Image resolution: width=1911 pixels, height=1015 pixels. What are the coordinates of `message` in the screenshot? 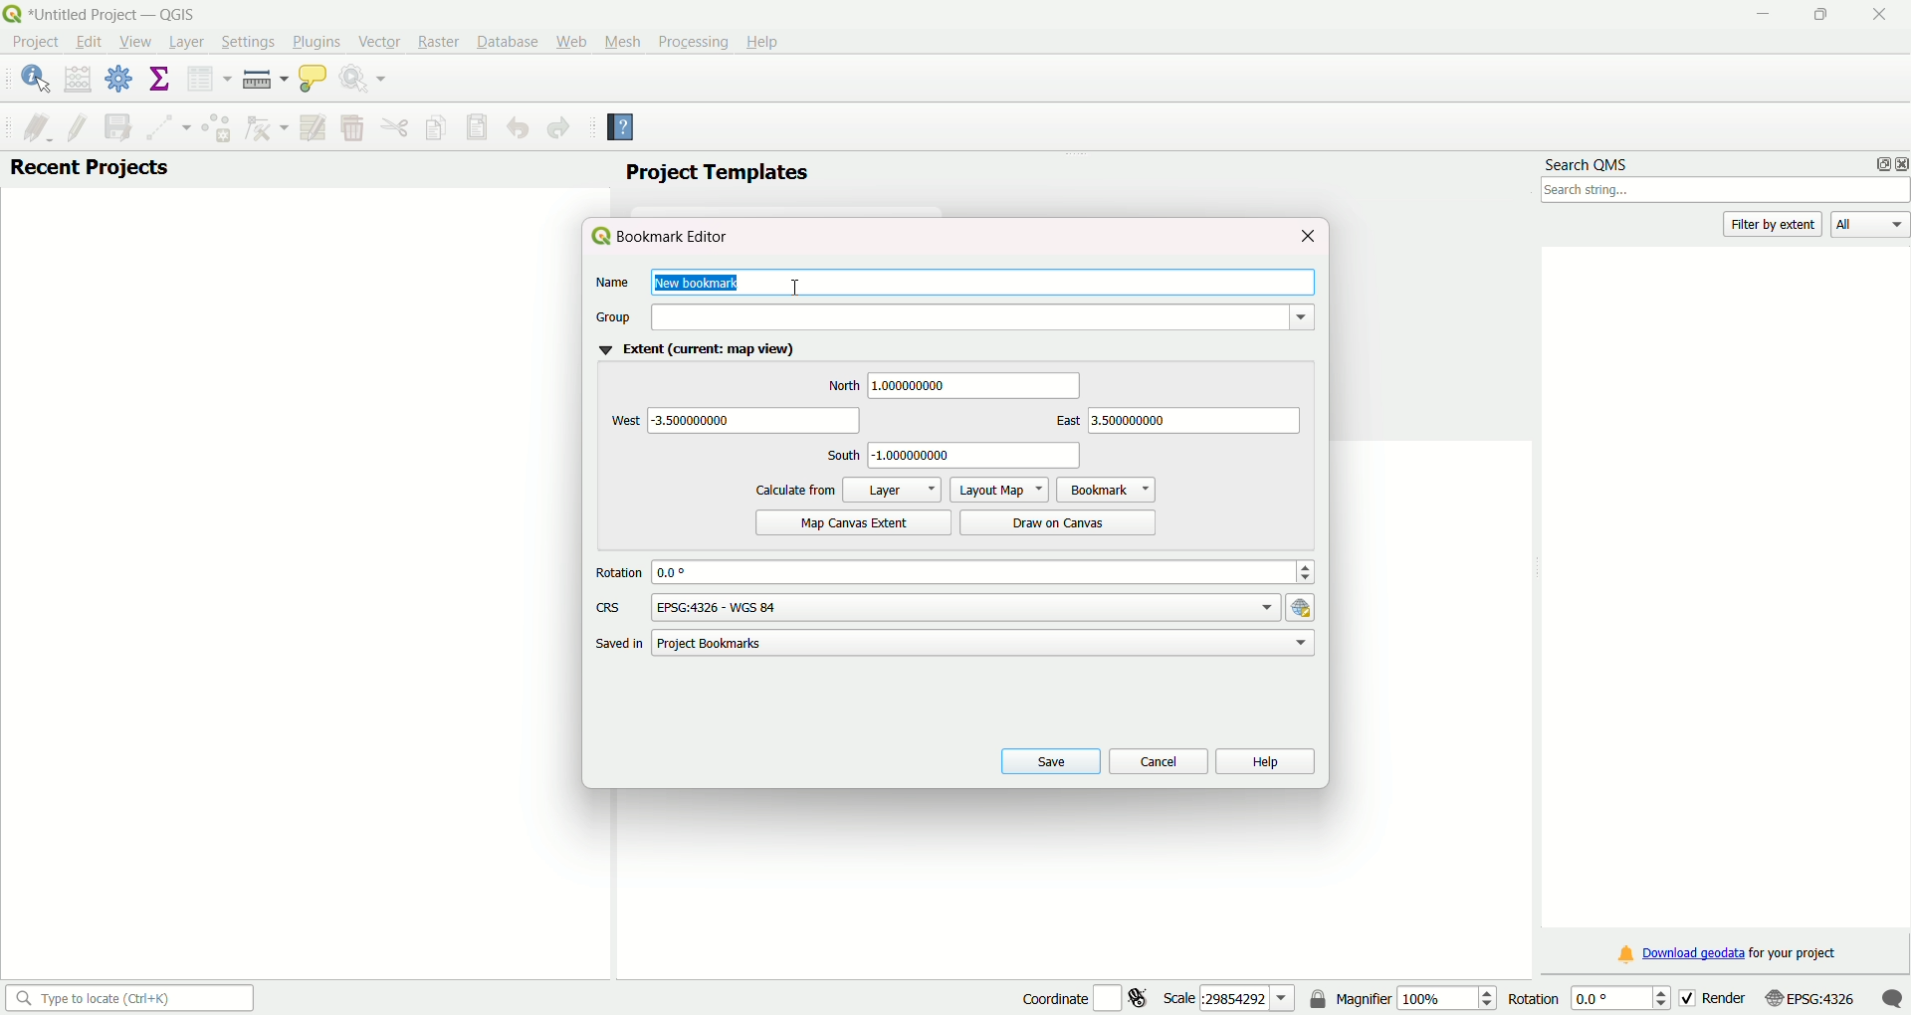 It's located at (1892, 997).